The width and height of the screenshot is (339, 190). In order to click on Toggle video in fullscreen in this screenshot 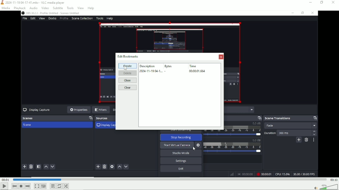, I will do `click(37, 186)`.